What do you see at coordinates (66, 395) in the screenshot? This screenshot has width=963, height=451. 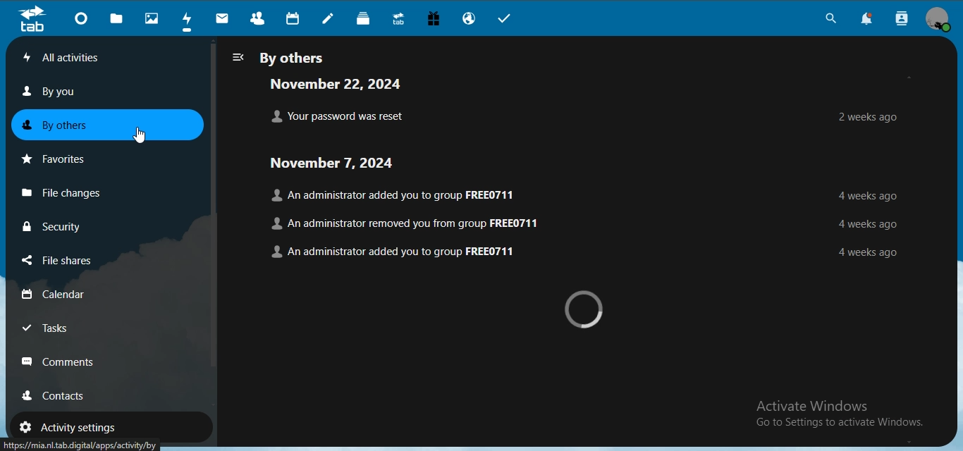 I see `contacts` at bounding box center [66, 395].